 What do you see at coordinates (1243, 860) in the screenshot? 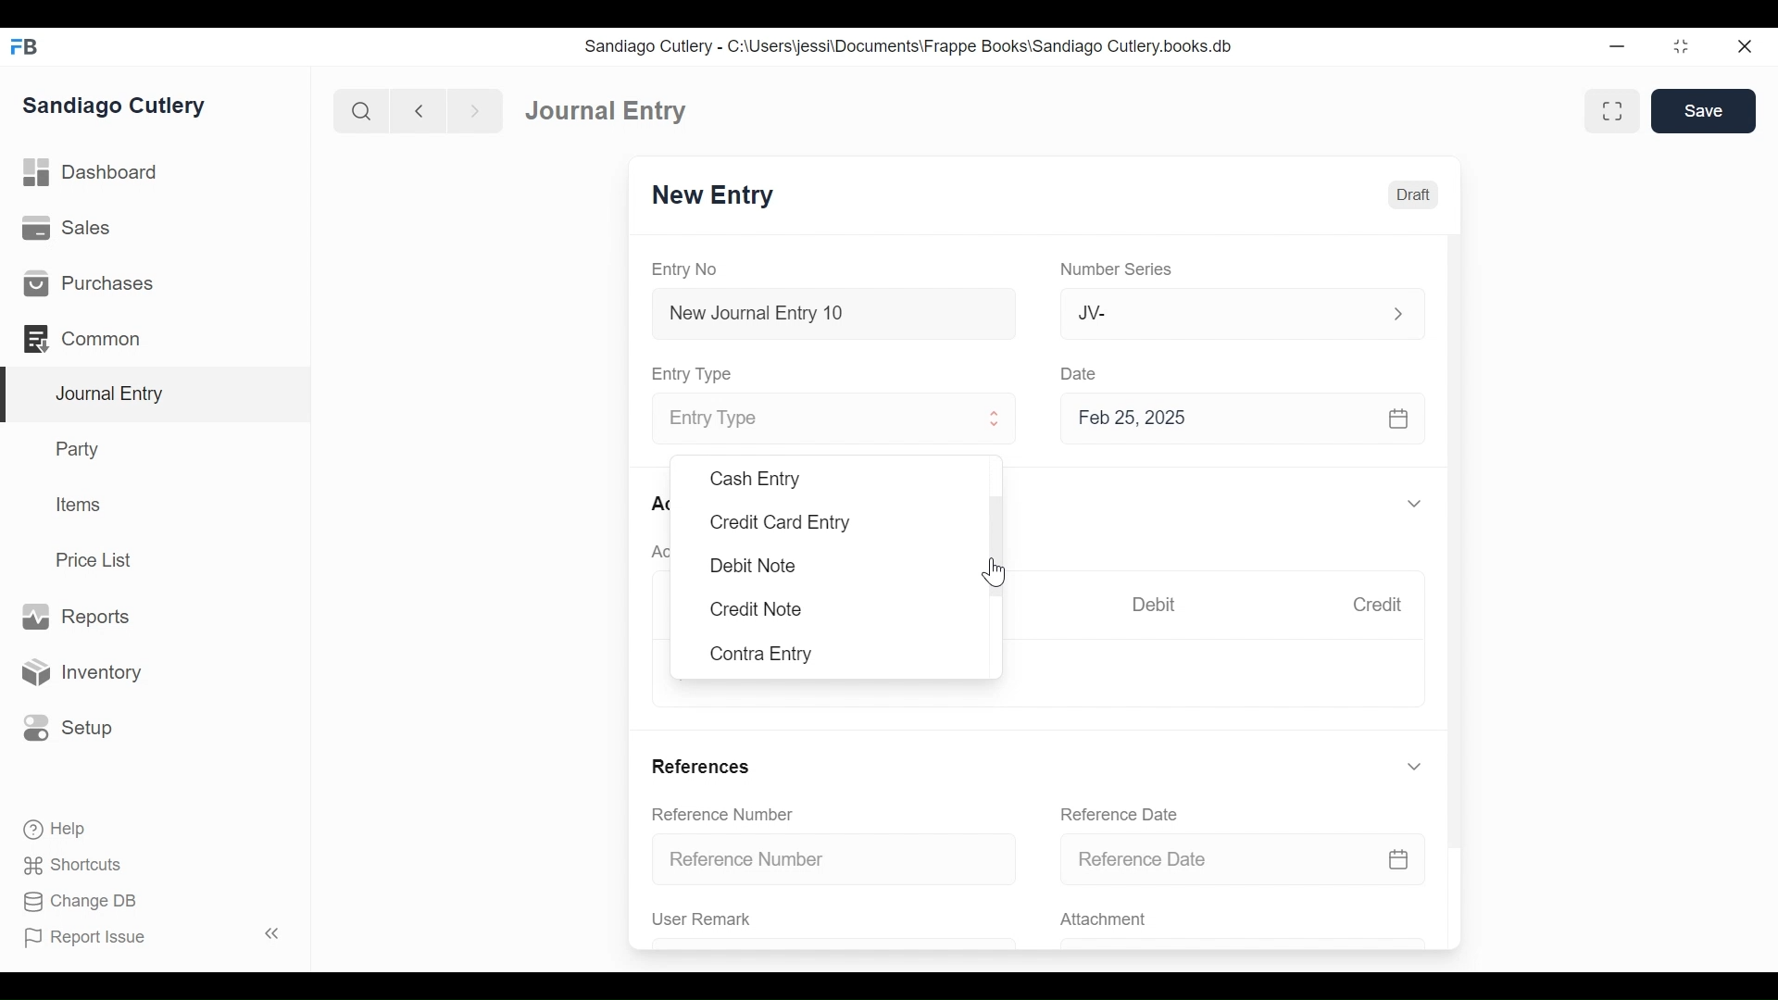
I see `Reference Date` at bounding box center [1243, 860].